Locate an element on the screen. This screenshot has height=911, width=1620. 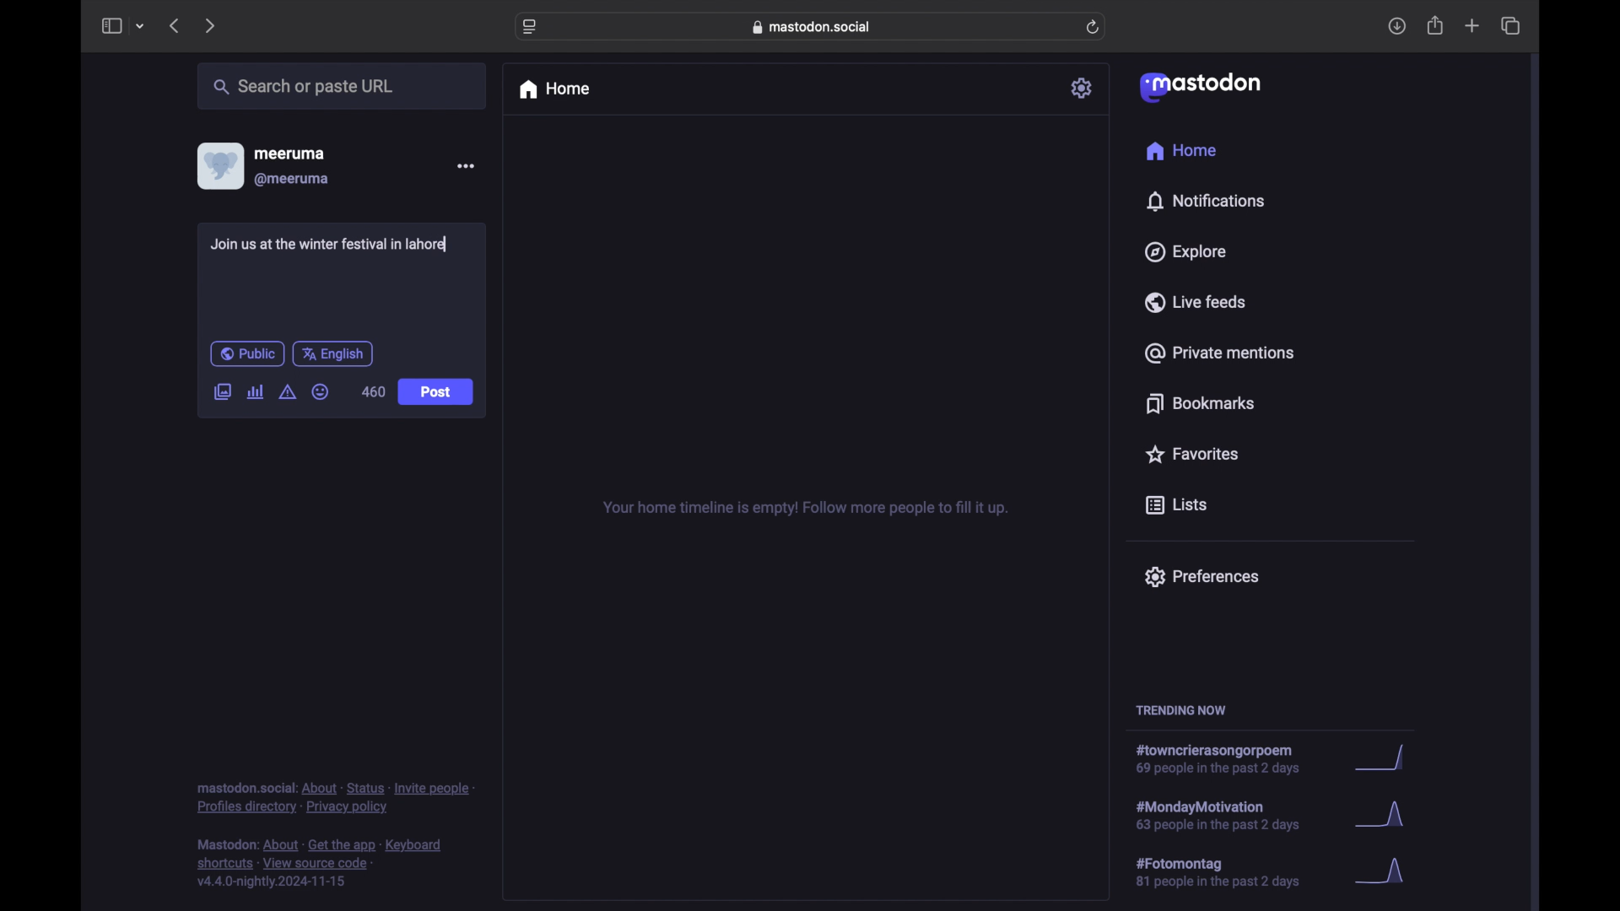
tab group picker is located at coordinates (140, 27).